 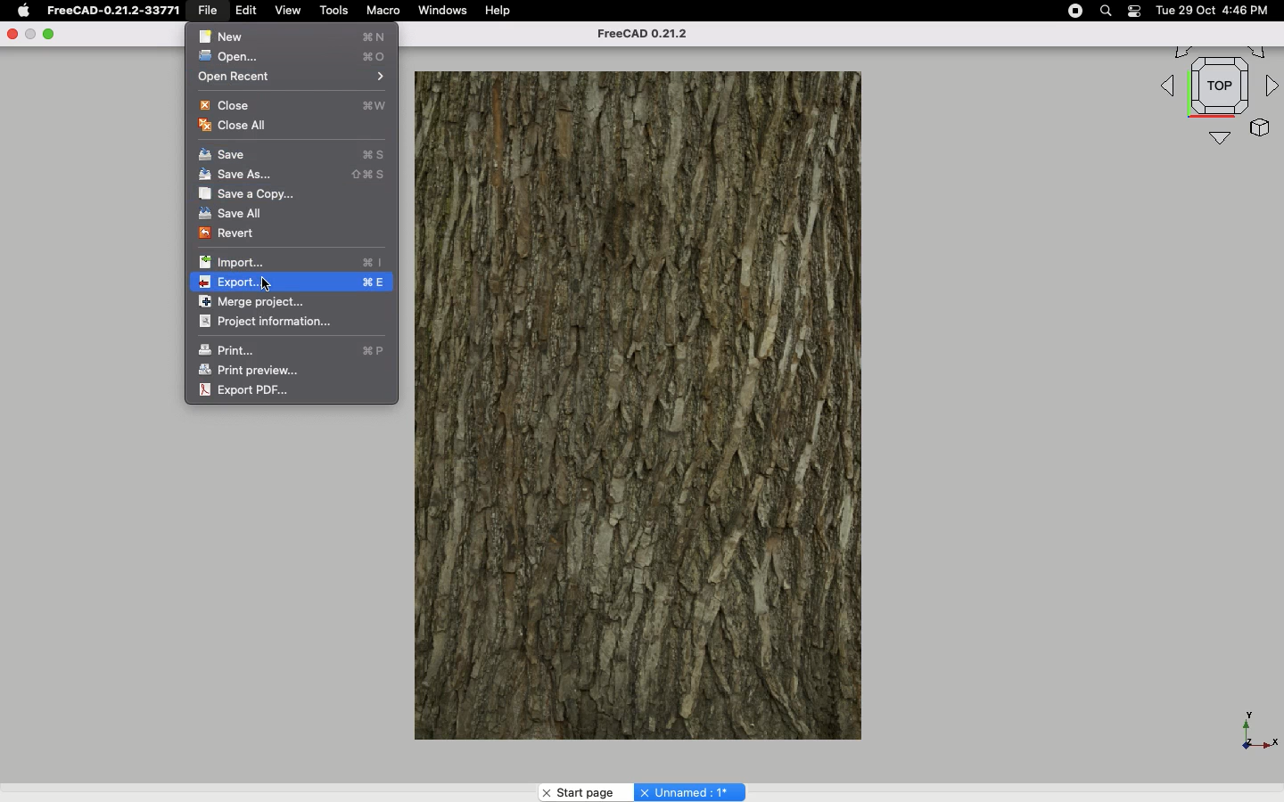 What do you see at coordinates (448, 12) in the screenshot?
I see `Windows` at bounding box center [448, 12].